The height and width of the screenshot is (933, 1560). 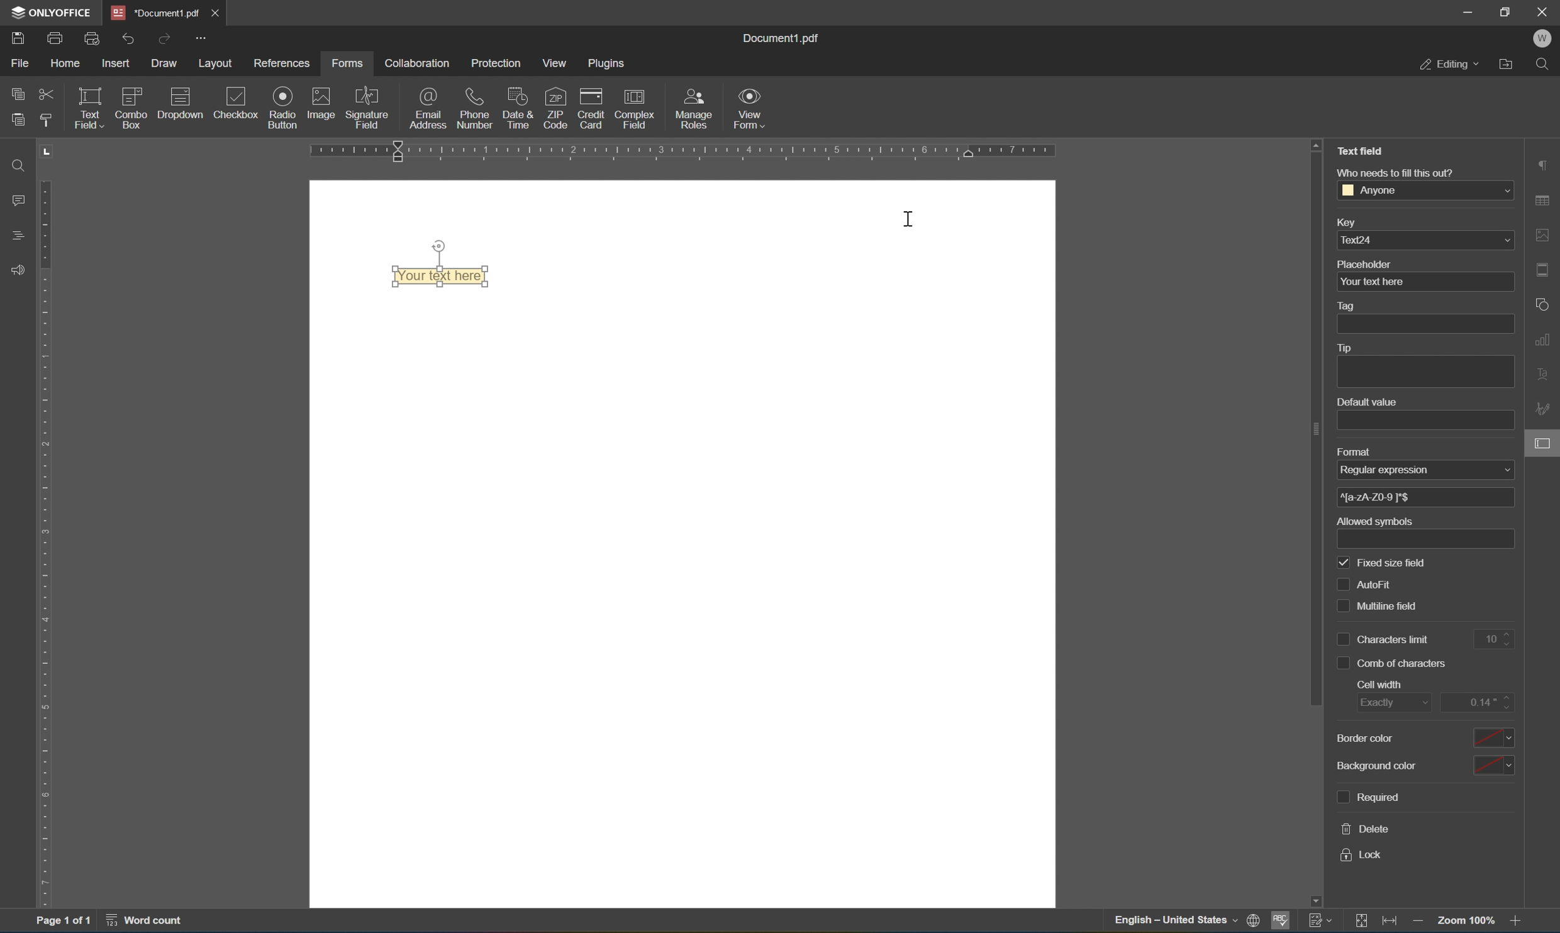 What do you see at coordinates (1544, 337) in the screenshot?
I see `chart settings` at bounding box center [1544, 337].